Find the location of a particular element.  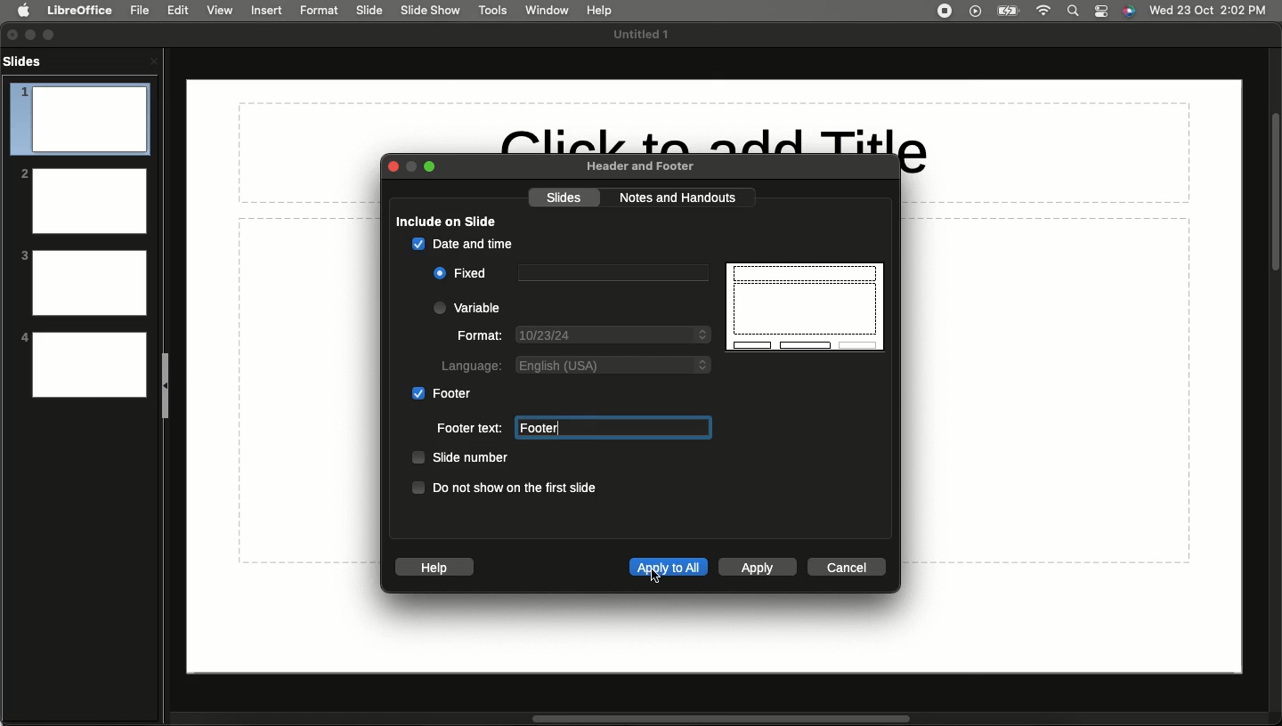

Text box is located at coordinates (610, 274).